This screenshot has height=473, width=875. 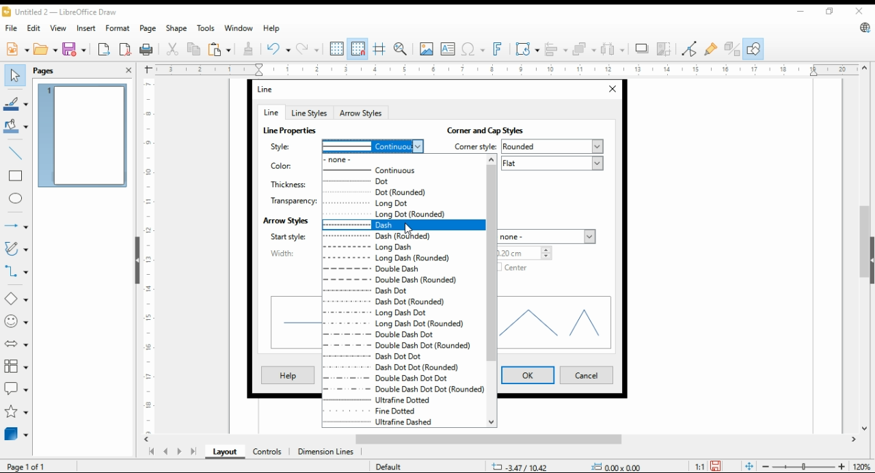 I want to click on toggle point edit mode, so click(x=690, y=49).